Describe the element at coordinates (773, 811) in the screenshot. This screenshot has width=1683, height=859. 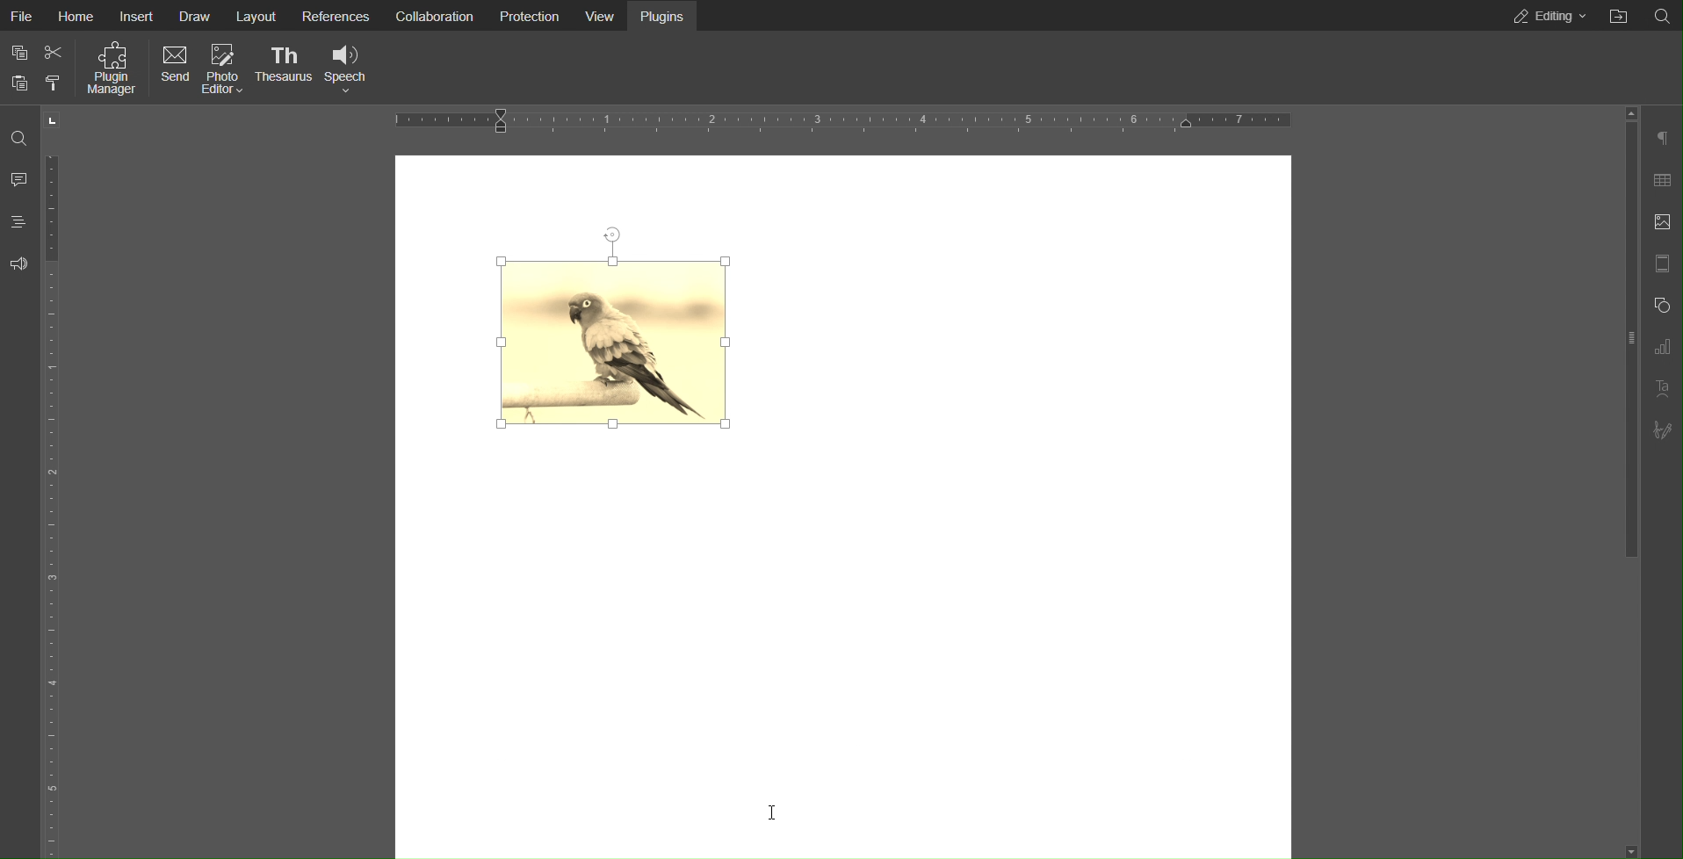
I see `cursor` at that location.